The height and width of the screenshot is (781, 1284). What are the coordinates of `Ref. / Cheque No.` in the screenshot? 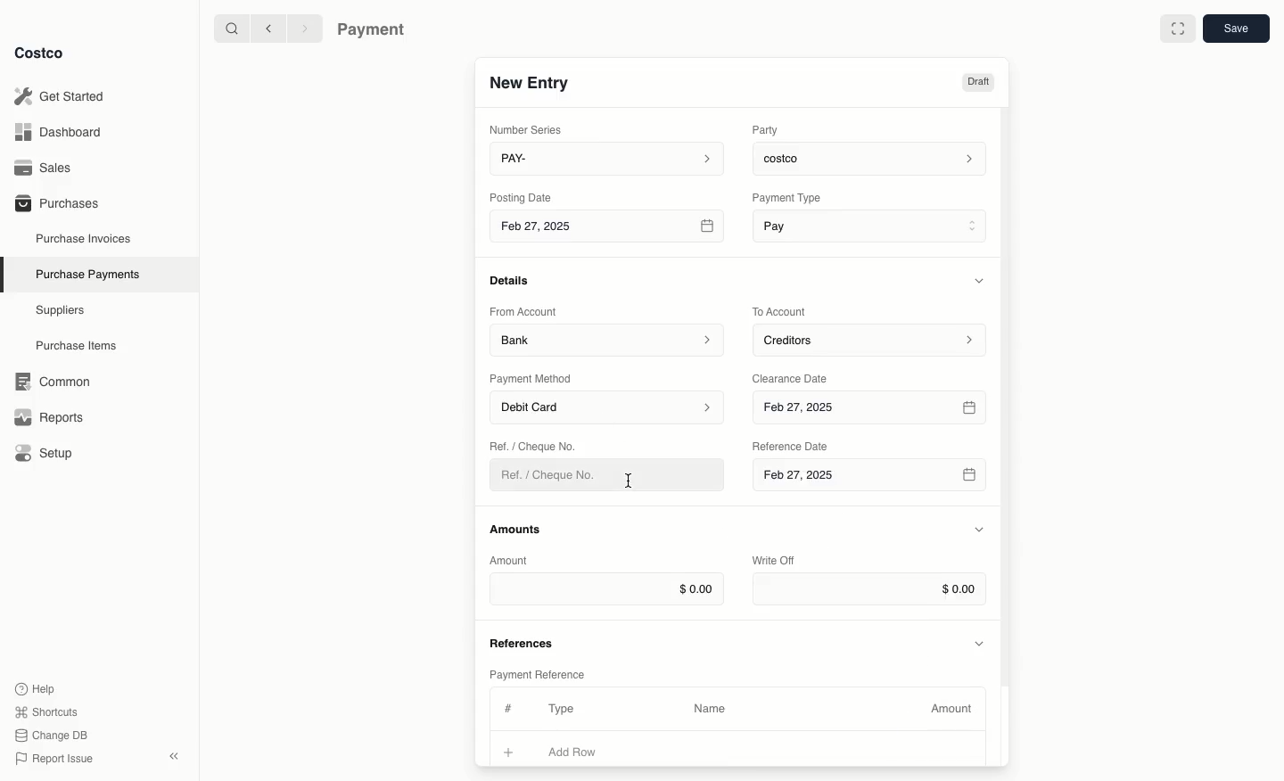 It's located at (556, 475).